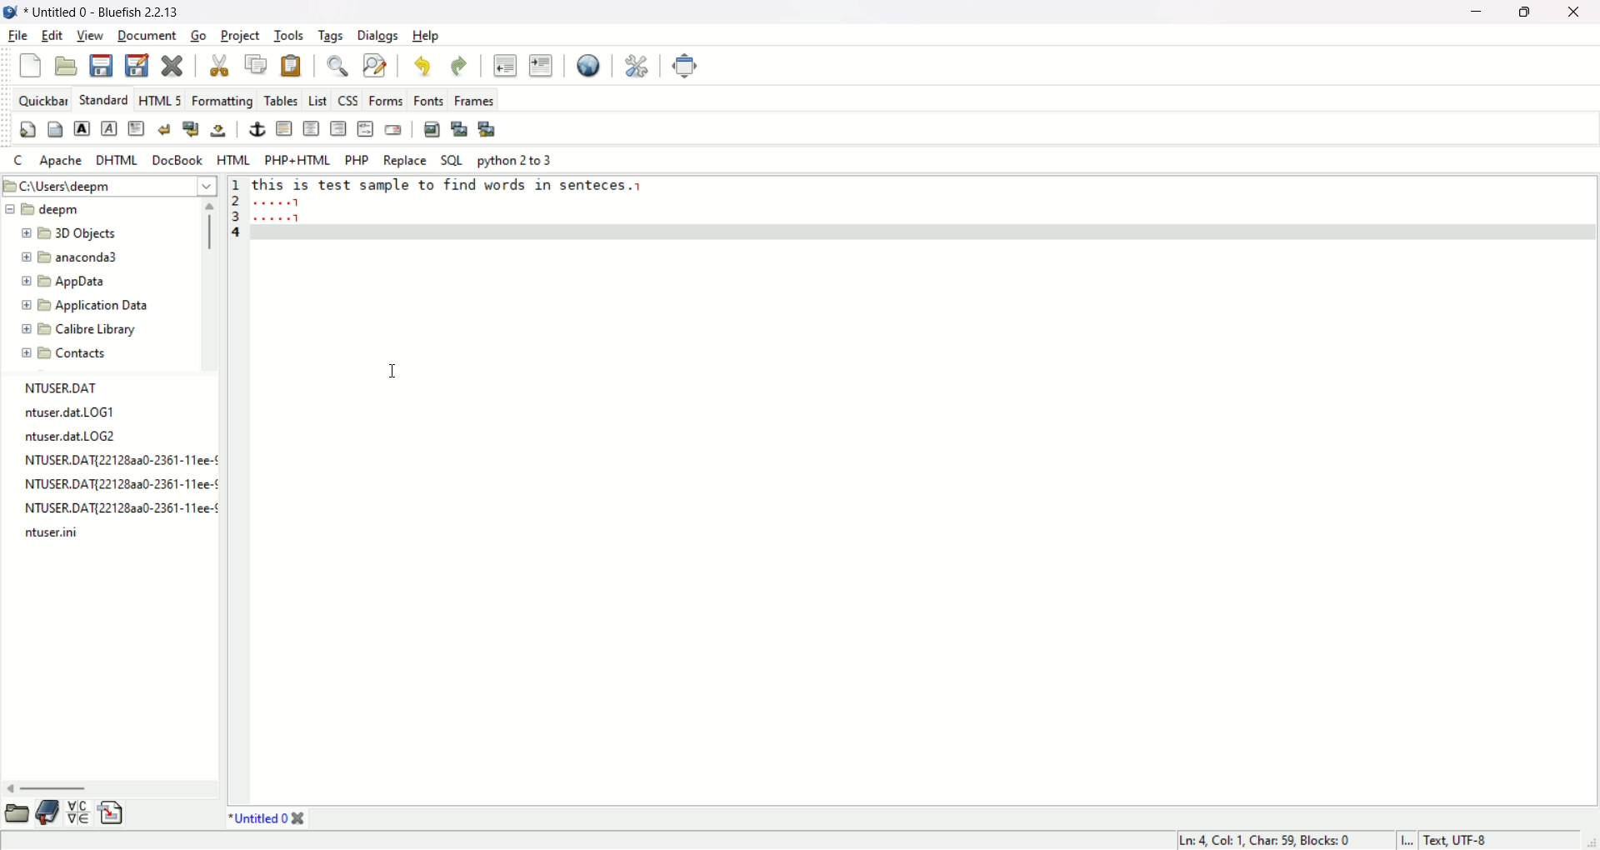  Describe the element at coordinates (99, 330) in the screenshot. I see `Calibre Library` at that location.